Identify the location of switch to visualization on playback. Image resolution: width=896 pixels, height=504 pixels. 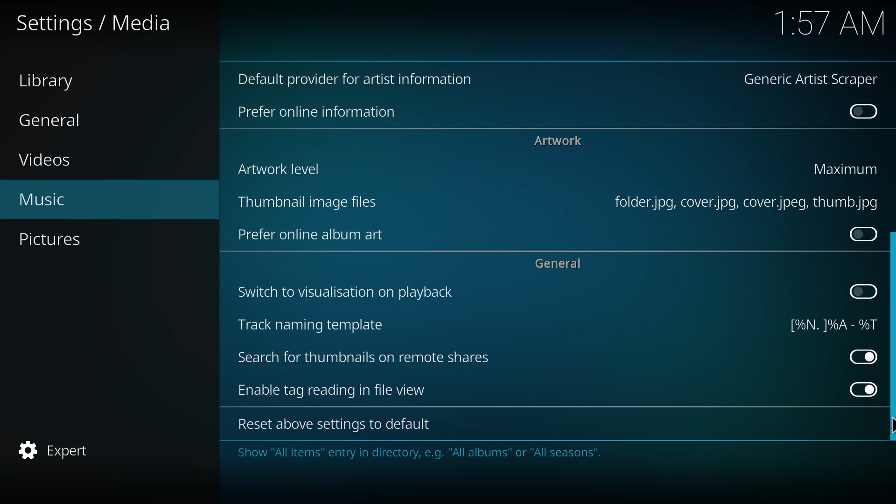
(343, 293).